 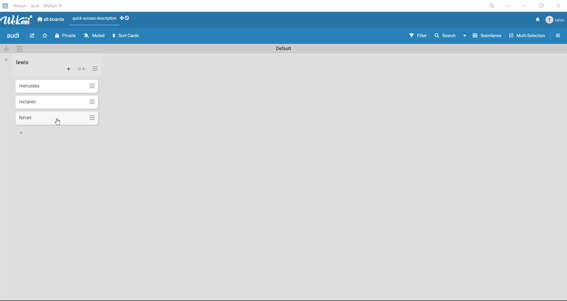 I want to click on cards, so click(x=55, y=86).